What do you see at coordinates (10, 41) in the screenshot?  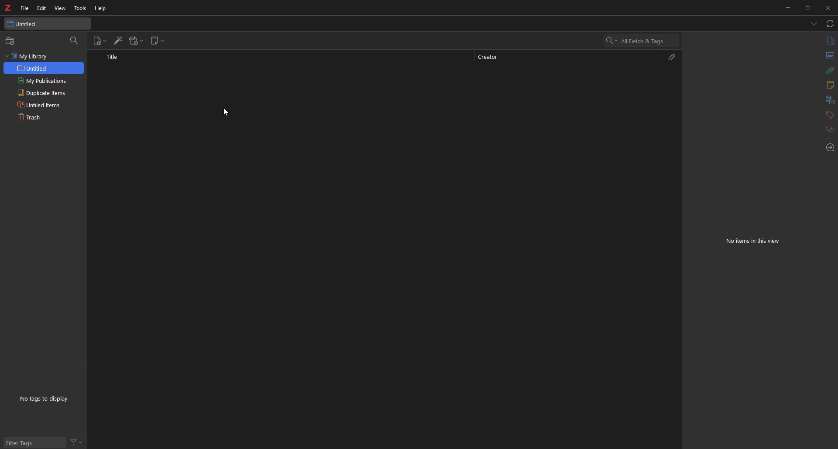 I see `new collection` at bounding box center [10, 41].